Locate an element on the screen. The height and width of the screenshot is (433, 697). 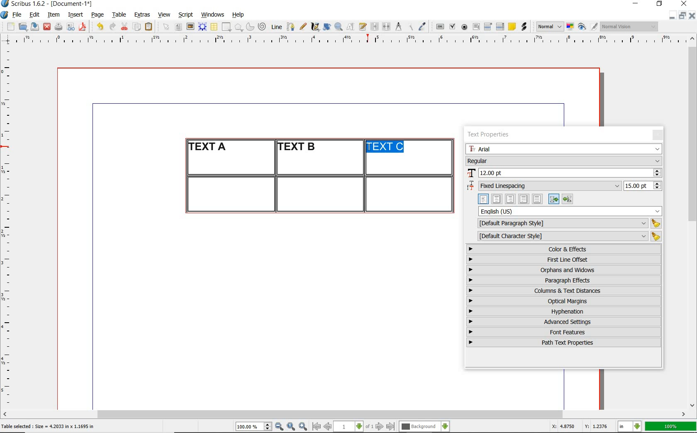
go to previous page is located at coordinates (327, 427).